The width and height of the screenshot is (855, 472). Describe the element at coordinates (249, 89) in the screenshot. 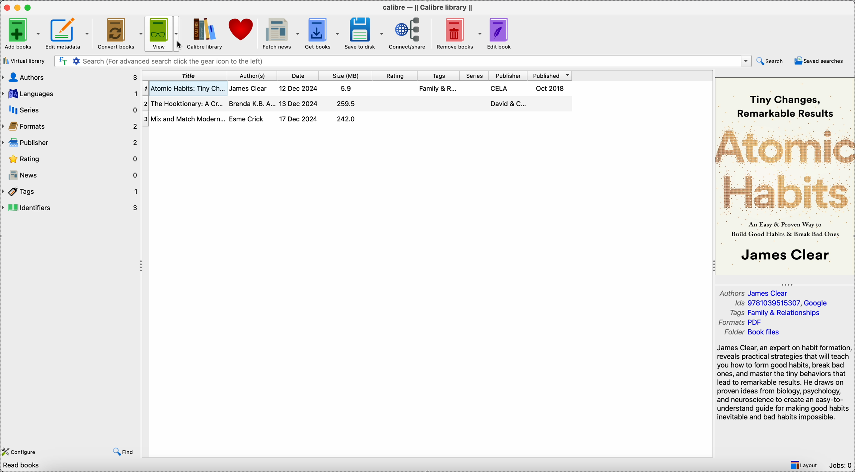

I see `James Clear` at that location.